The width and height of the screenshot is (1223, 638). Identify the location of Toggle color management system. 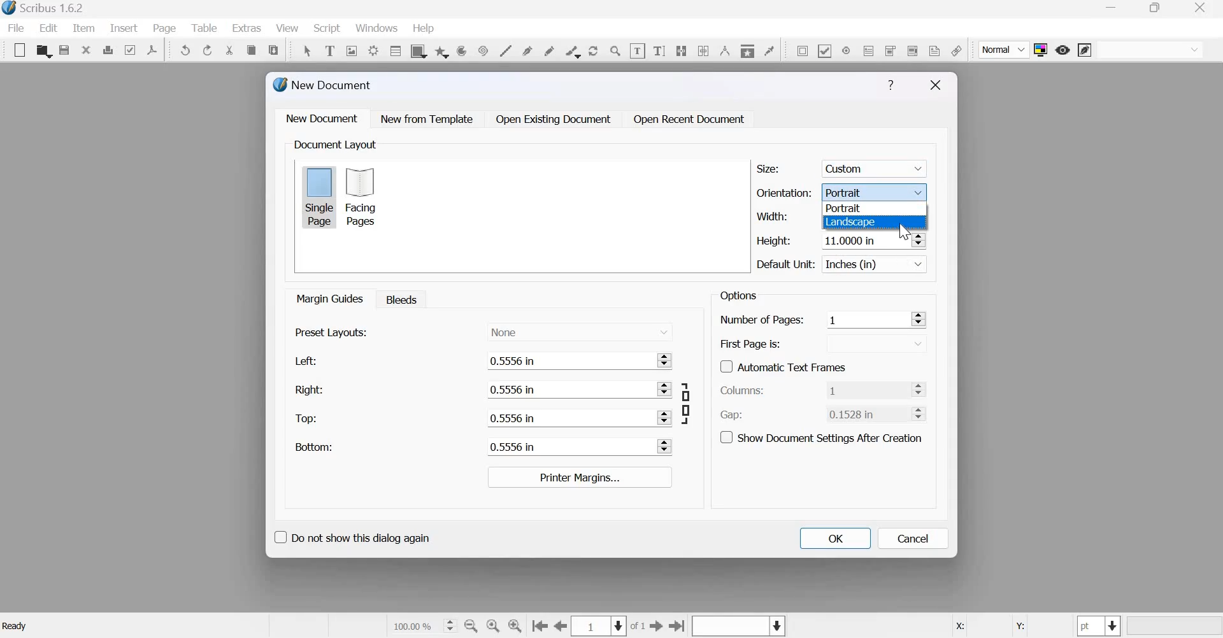
(1041, 50).